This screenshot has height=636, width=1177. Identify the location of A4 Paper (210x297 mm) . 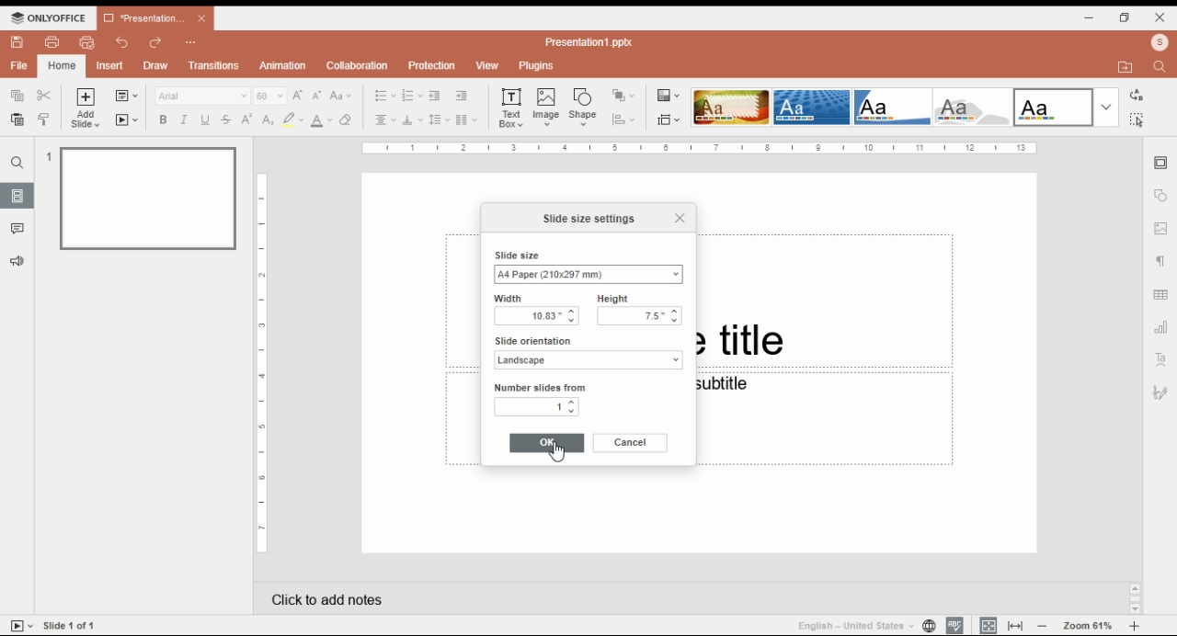
(588, 275).